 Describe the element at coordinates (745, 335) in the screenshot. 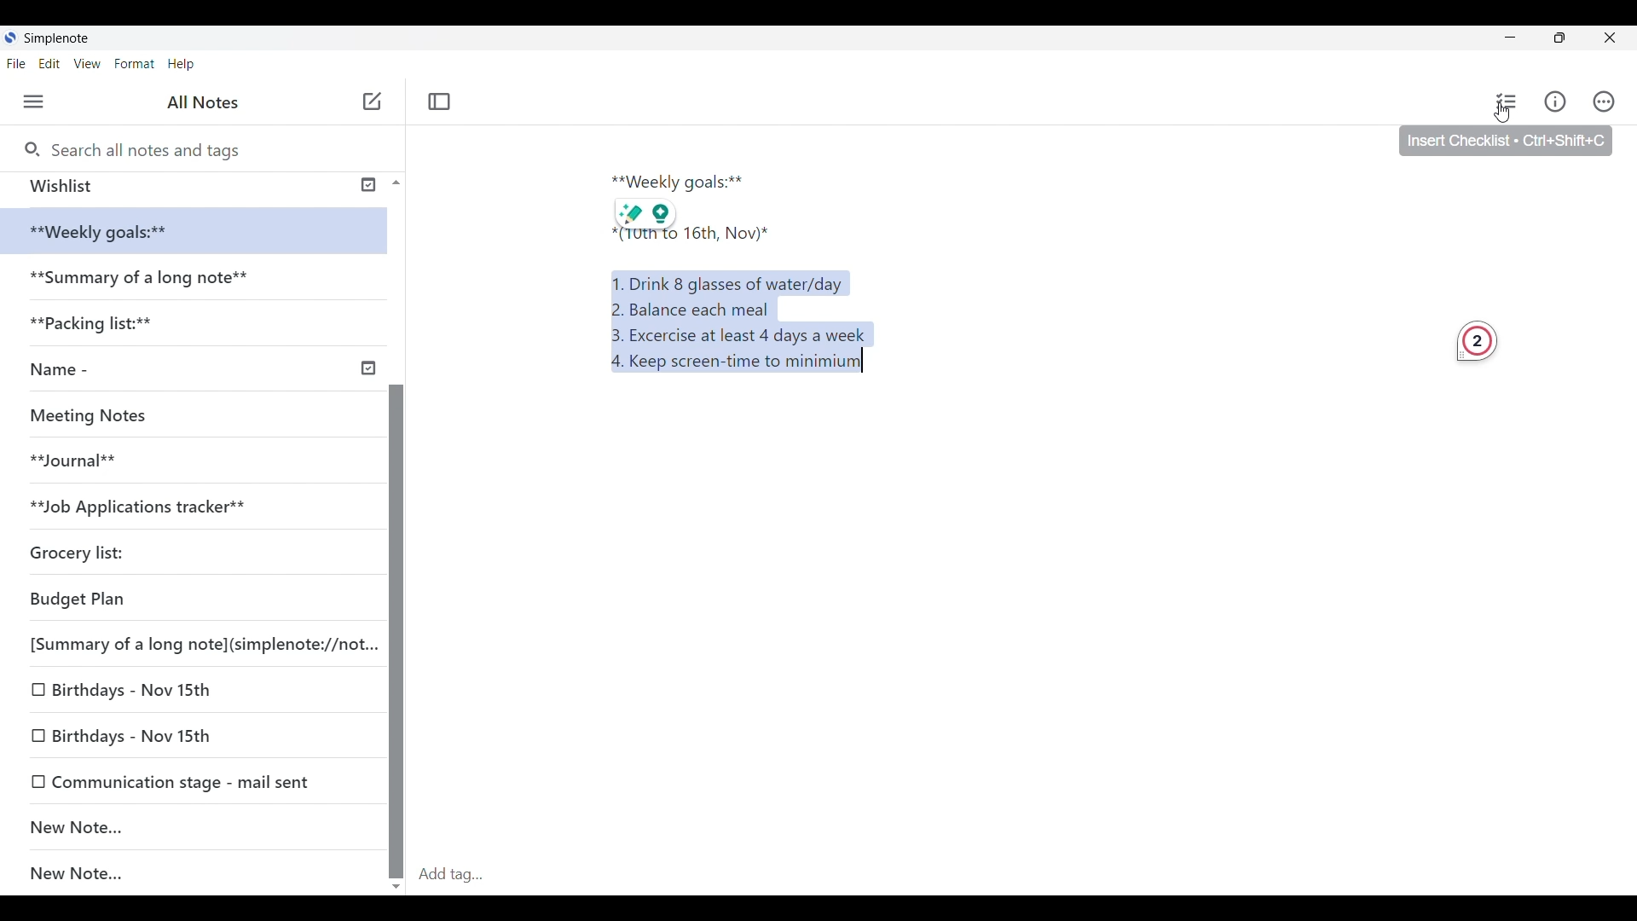

I see `3. Excercise at least 4 days a week` at that location.